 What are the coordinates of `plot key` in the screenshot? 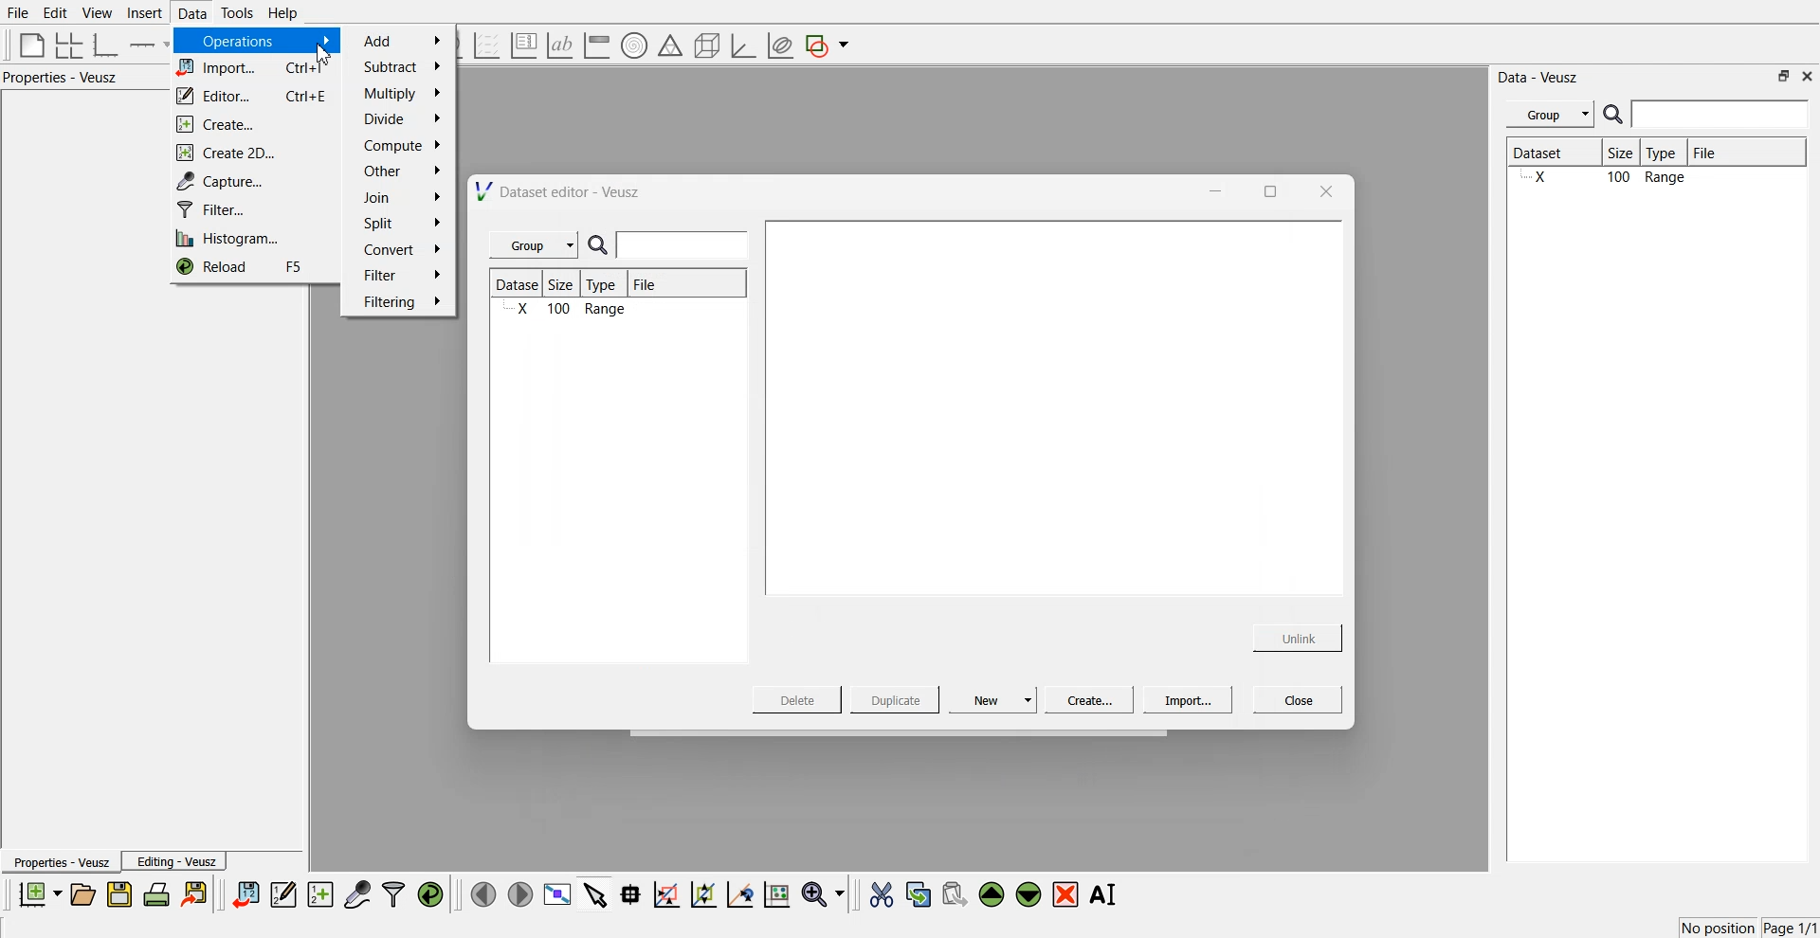 It's located at (523, 45).